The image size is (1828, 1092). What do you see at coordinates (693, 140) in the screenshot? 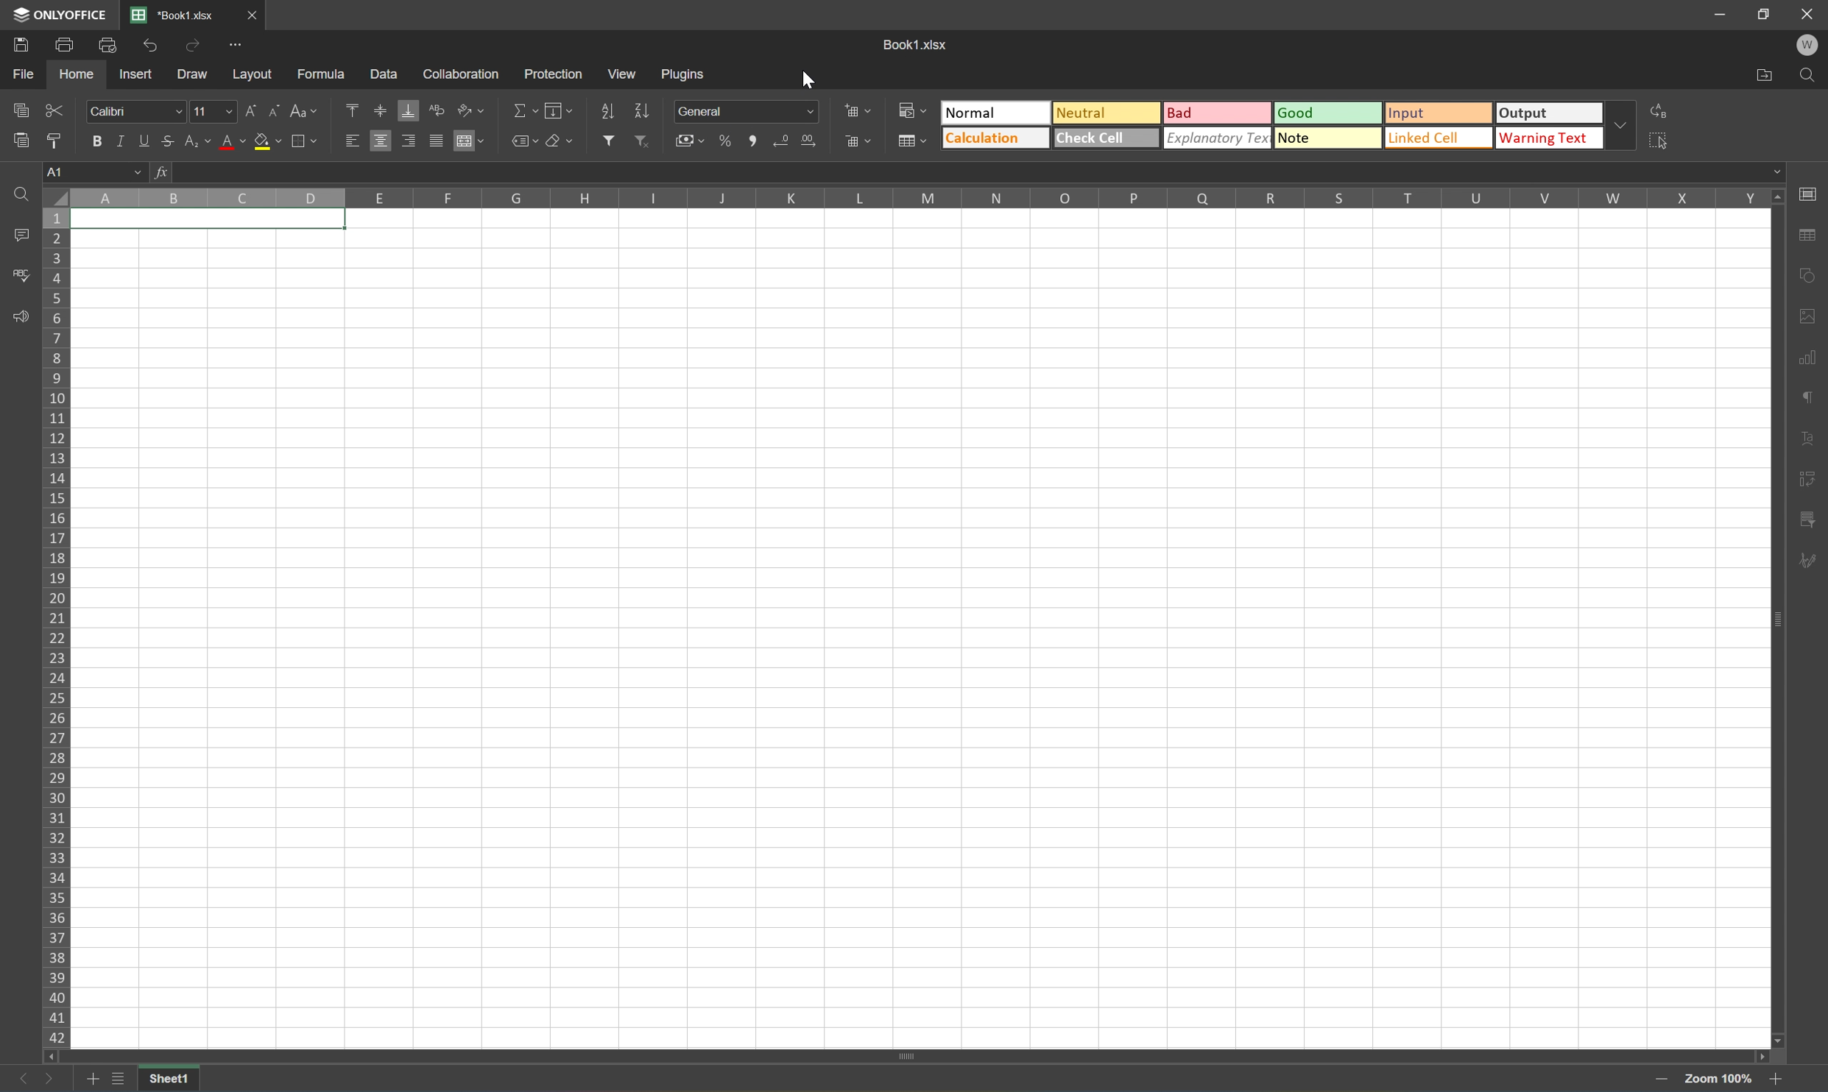
I see `Accounting style` at bounding box center [693, 140].